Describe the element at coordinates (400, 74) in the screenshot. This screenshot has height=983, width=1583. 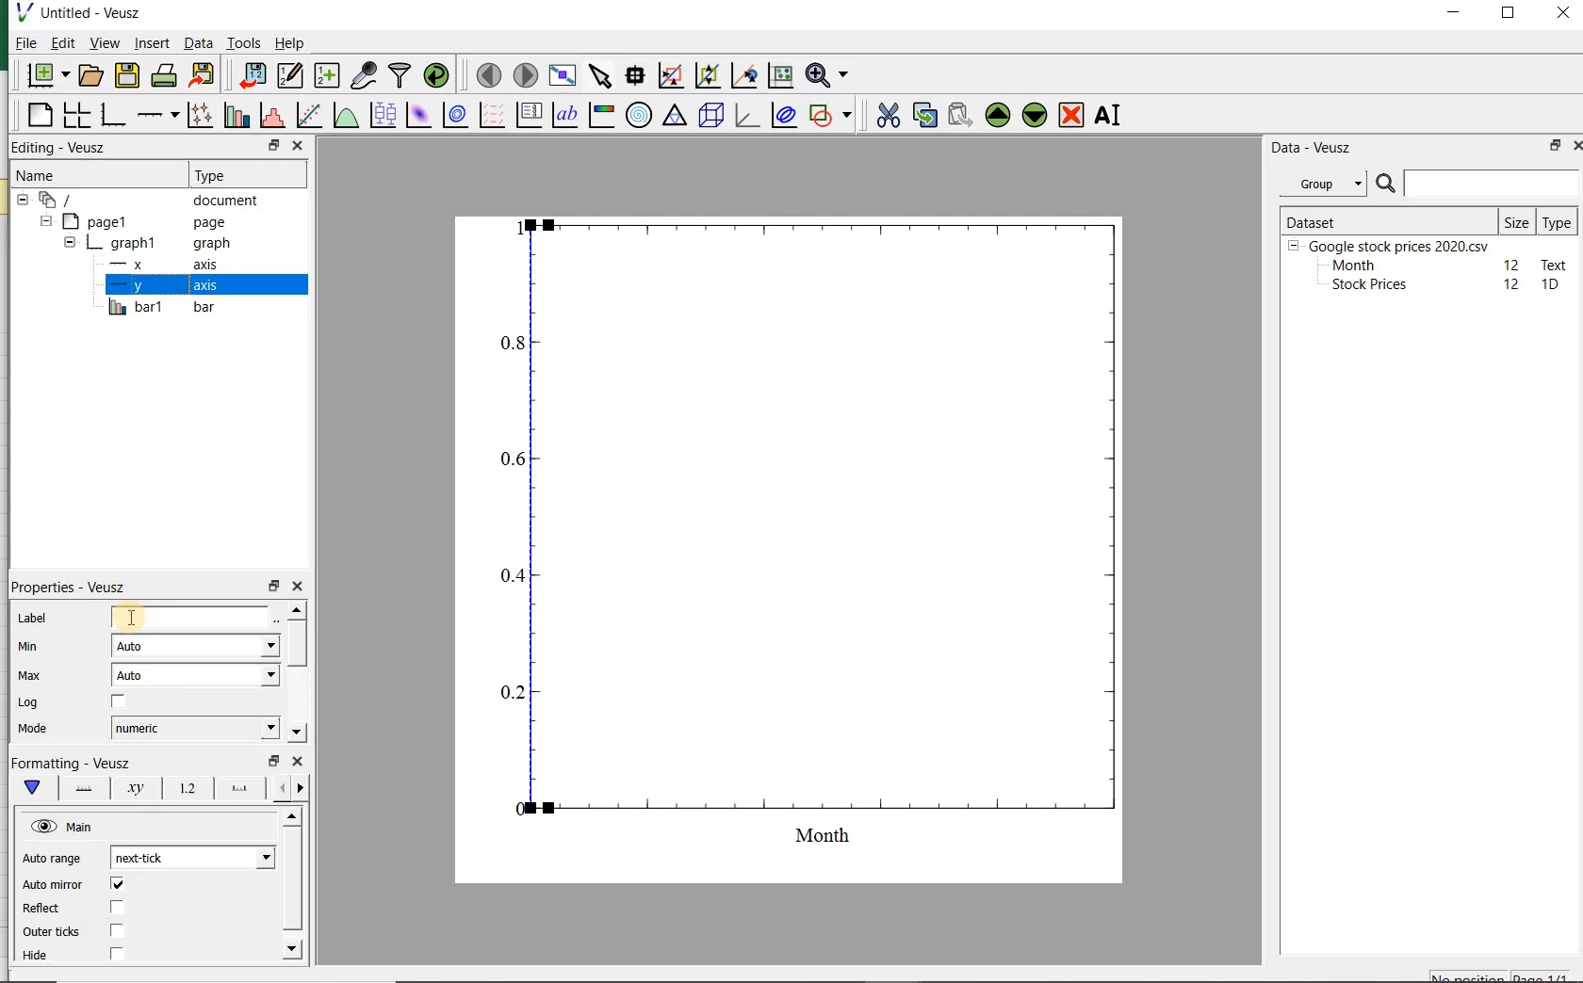
I see `filter data` at that location.